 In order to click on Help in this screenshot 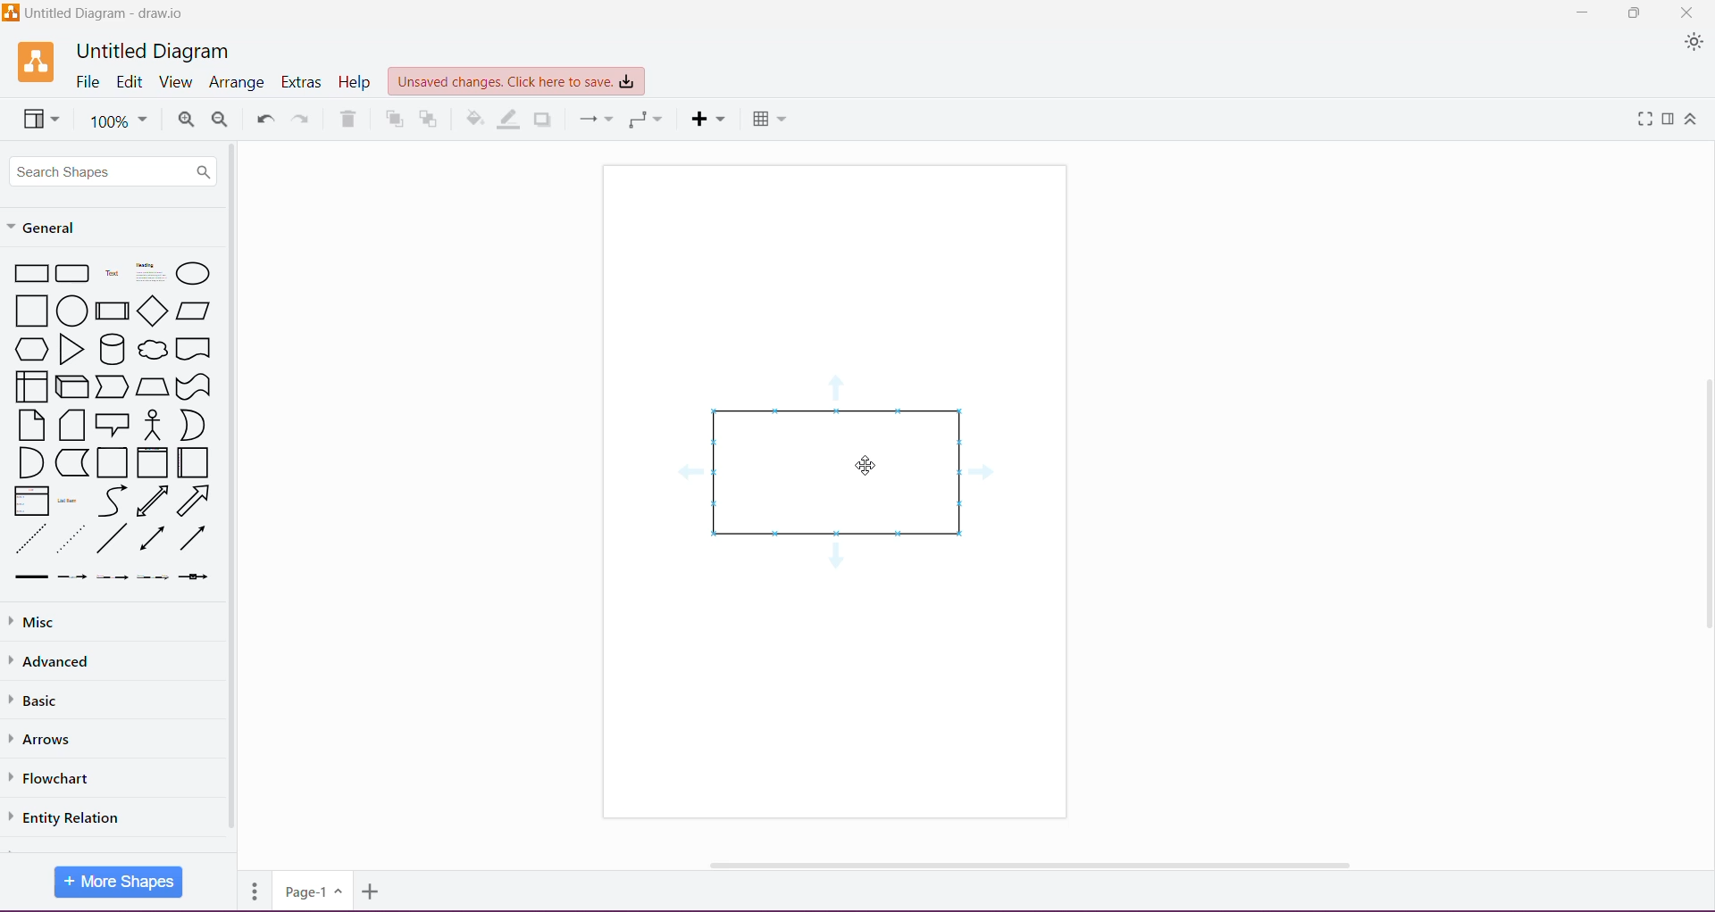, I will do `click(356, 83)`.